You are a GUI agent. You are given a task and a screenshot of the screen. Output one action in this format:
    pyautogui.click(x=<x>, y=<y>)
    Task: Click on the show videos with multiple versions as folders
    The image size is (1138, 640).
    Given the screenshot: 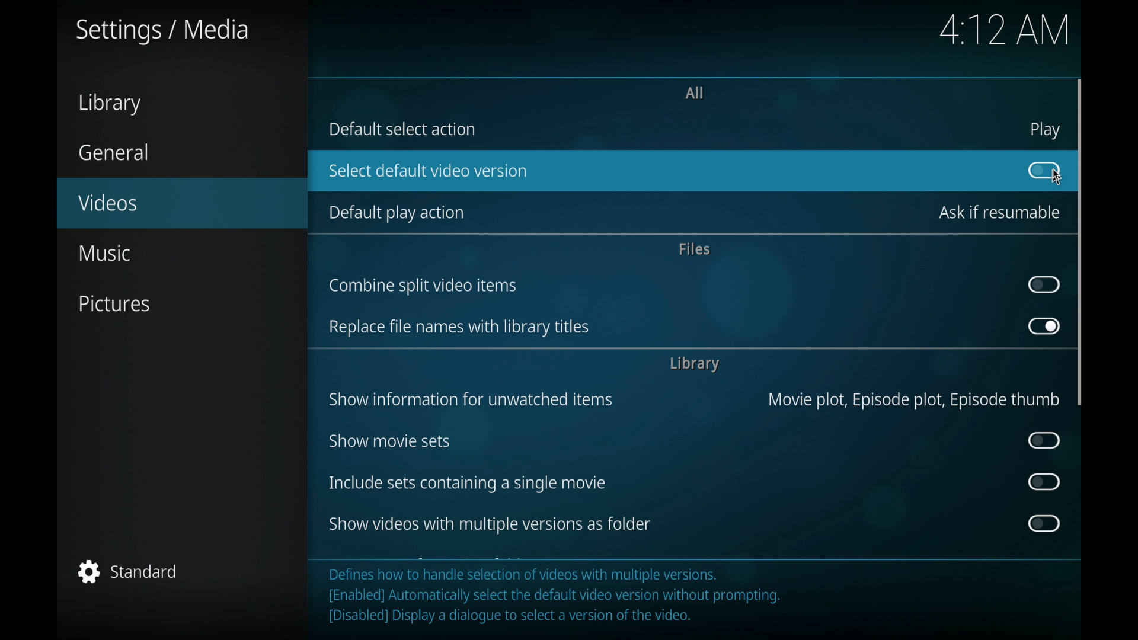 What is the action you would take?
    pyautogui.click(x=488, y=524)
    